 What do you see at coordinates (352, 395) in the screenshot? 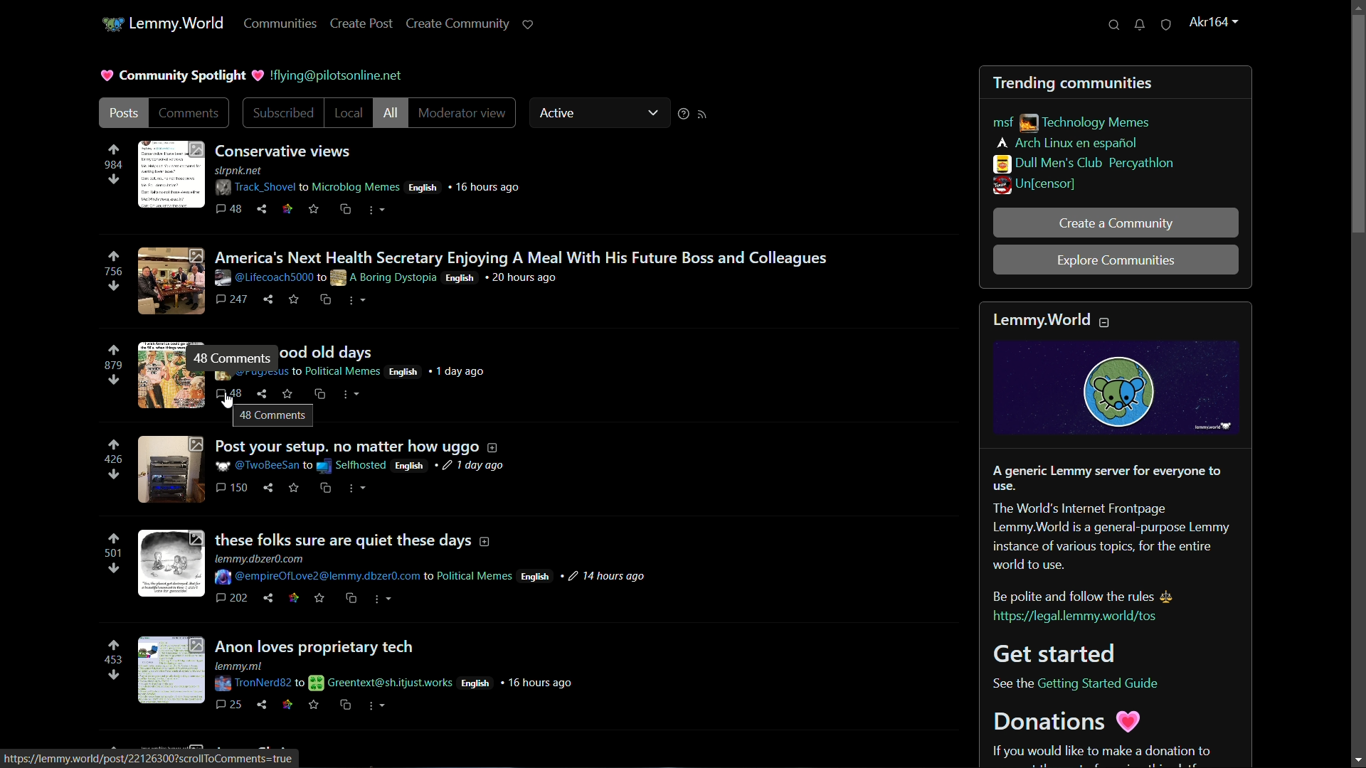
I see `more options` at bounding box center [352, 395].